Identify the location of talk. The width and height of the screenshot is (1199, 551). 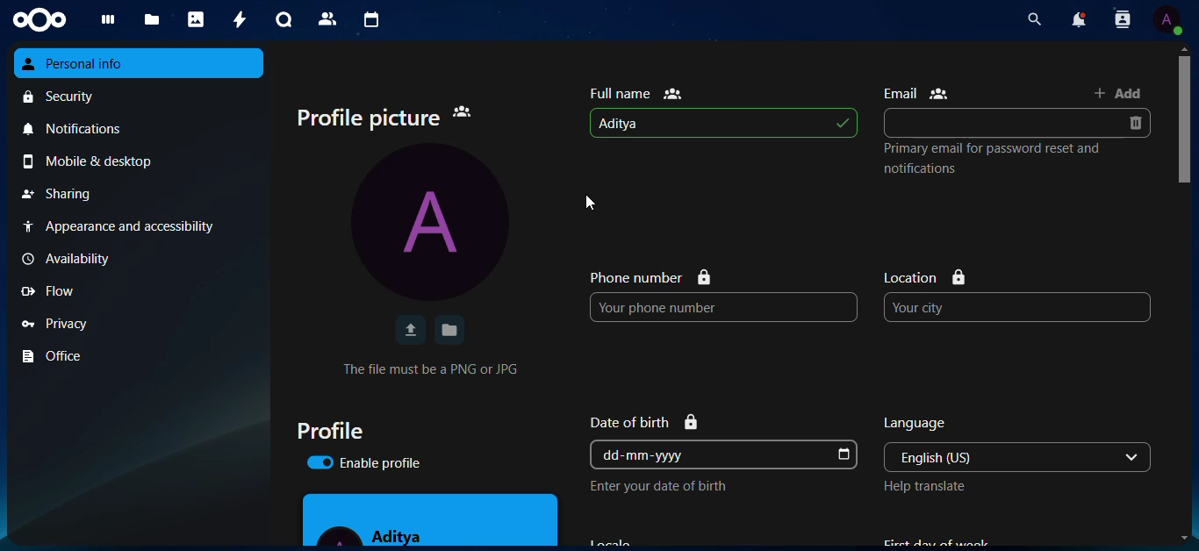
(281, 20).